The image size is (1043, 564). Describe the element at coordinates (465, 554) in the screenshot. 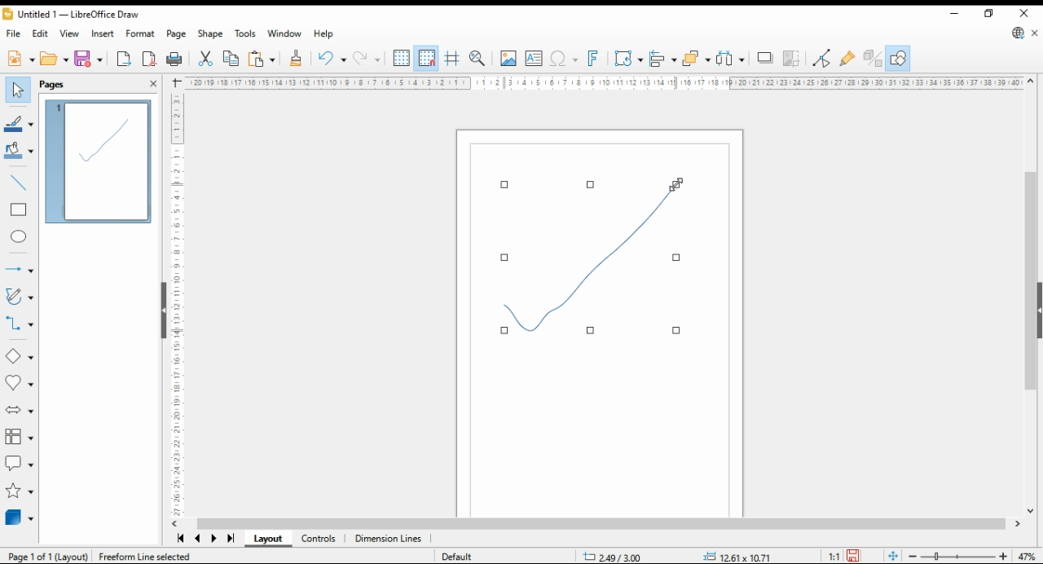

I see `Default` at that location.